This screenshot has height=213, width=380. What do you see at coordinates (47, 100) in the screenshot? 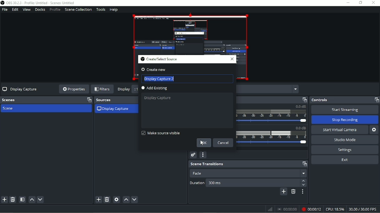
I see `Scenes` at bounding box center [47, 100].